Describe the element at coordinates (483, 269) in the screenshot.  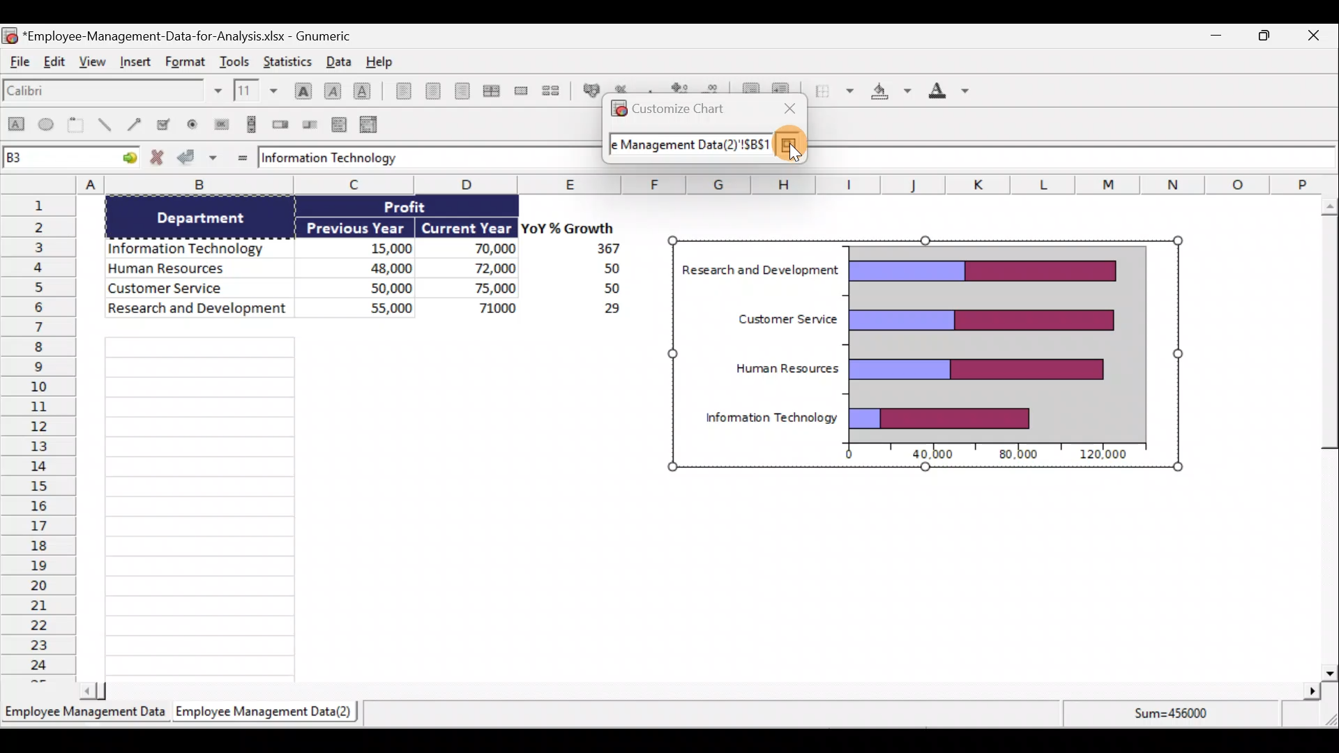
I see `72,000` at that location.